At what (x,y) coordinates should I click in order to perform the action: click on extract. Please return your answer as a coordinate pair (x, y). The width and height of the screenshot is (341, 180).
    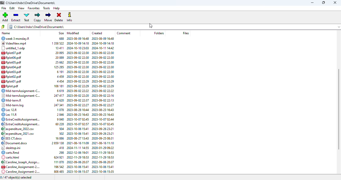
    Looking at the image, I should click on (16, 17).